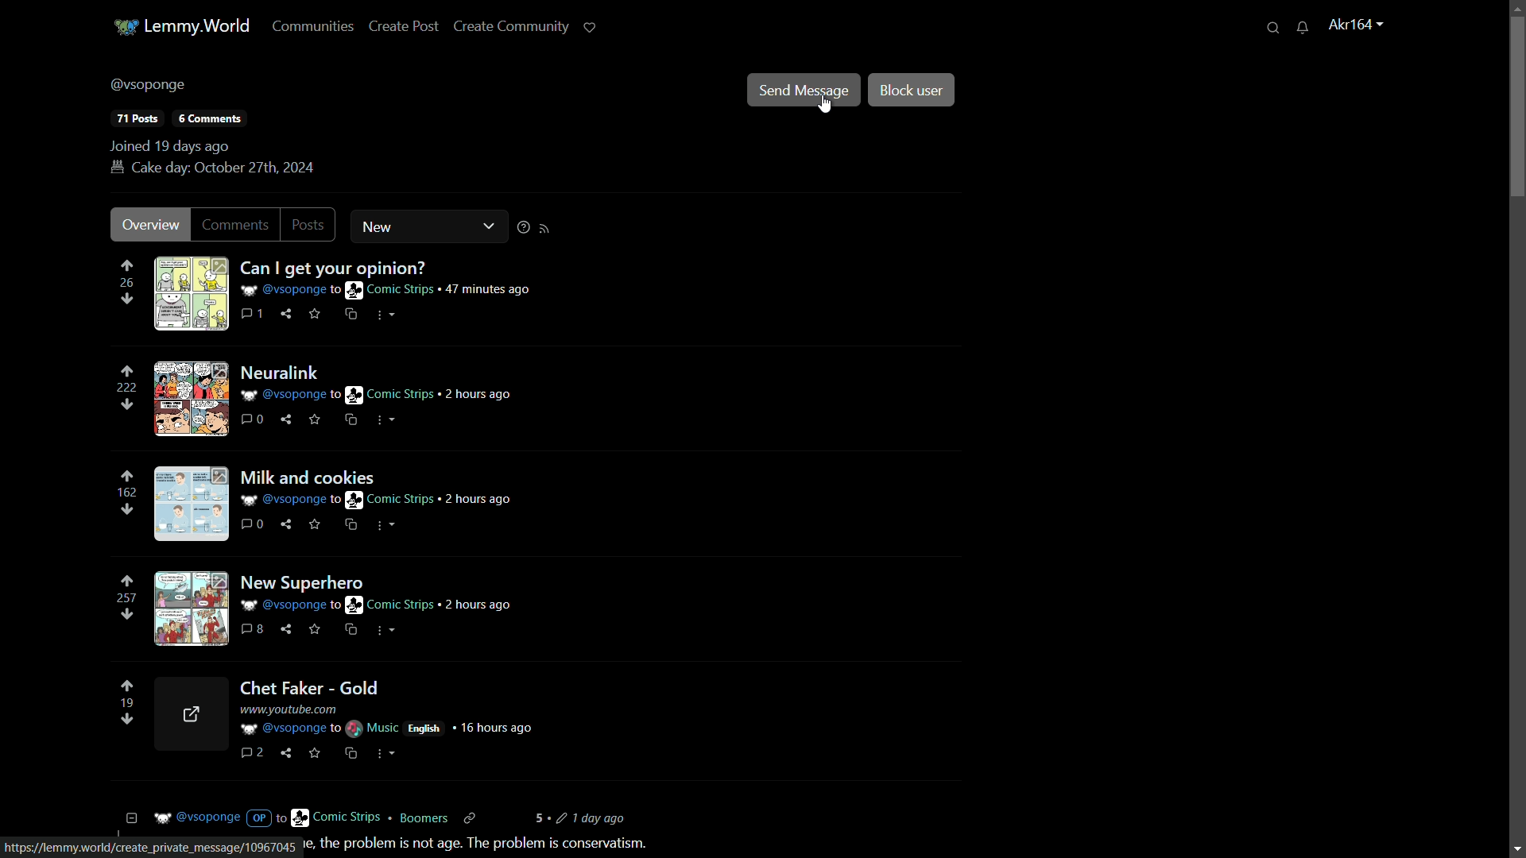  What do you see at coordinates (150, 848) in the screenshot?
I see `link` at bounding box center [150, 848].